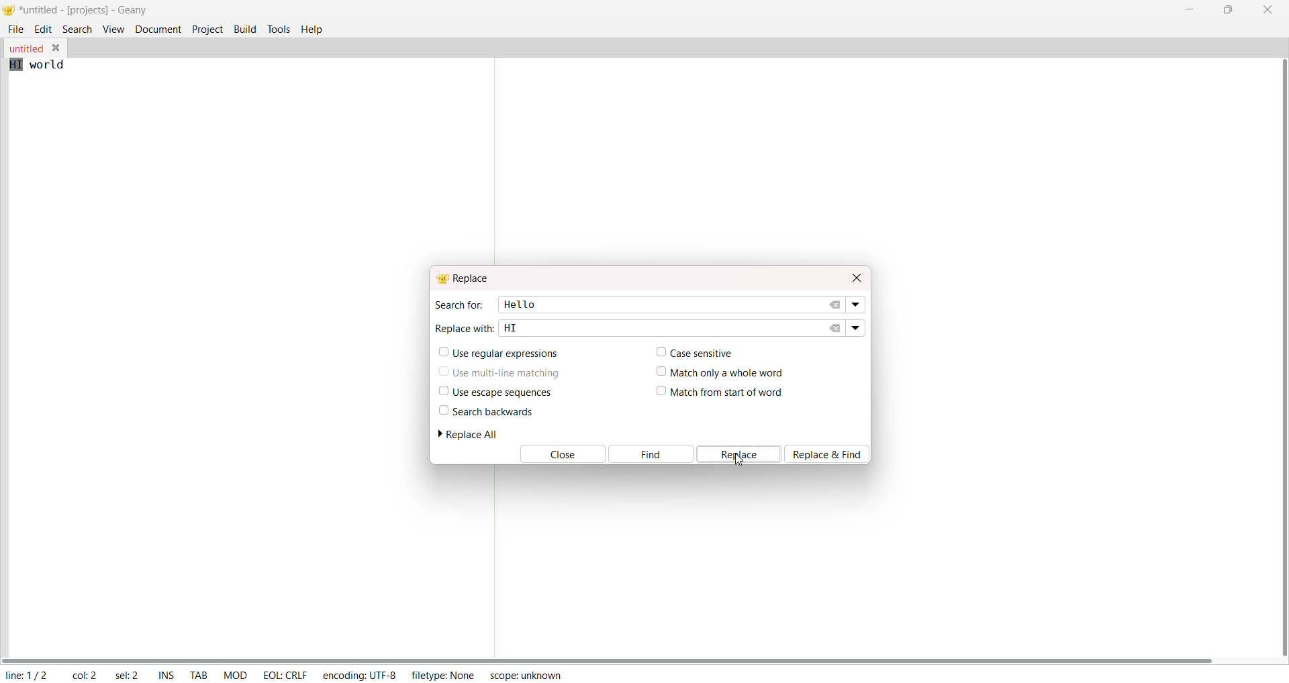  What do you see at coordinates (1268, 9) in the screenshot?
I see `close` at bounding box center [1268, 9].